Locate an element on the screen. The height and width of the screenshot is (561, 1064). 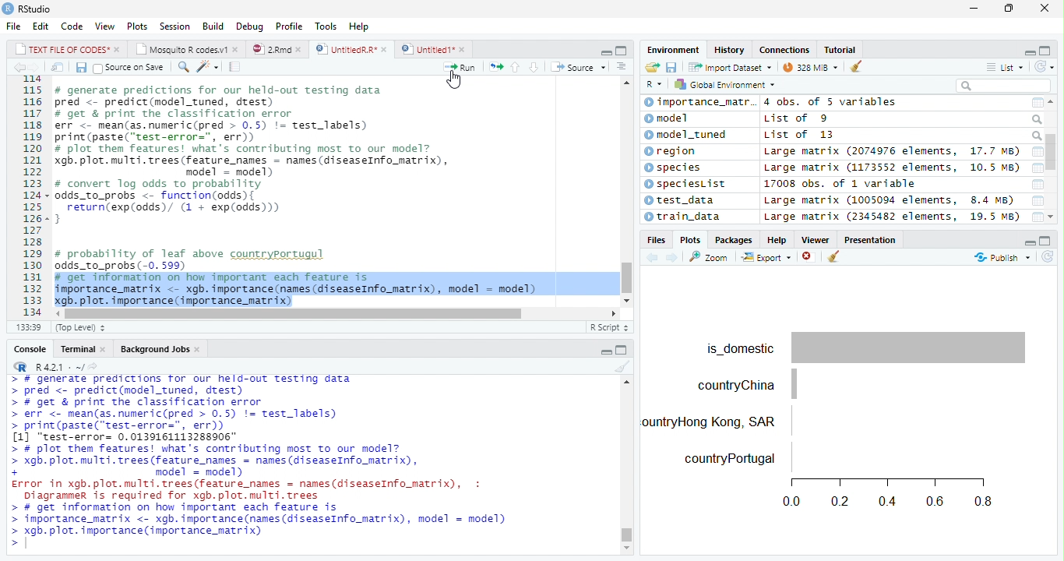
Mosquito R codes1 is located at coordinates (188, 49).